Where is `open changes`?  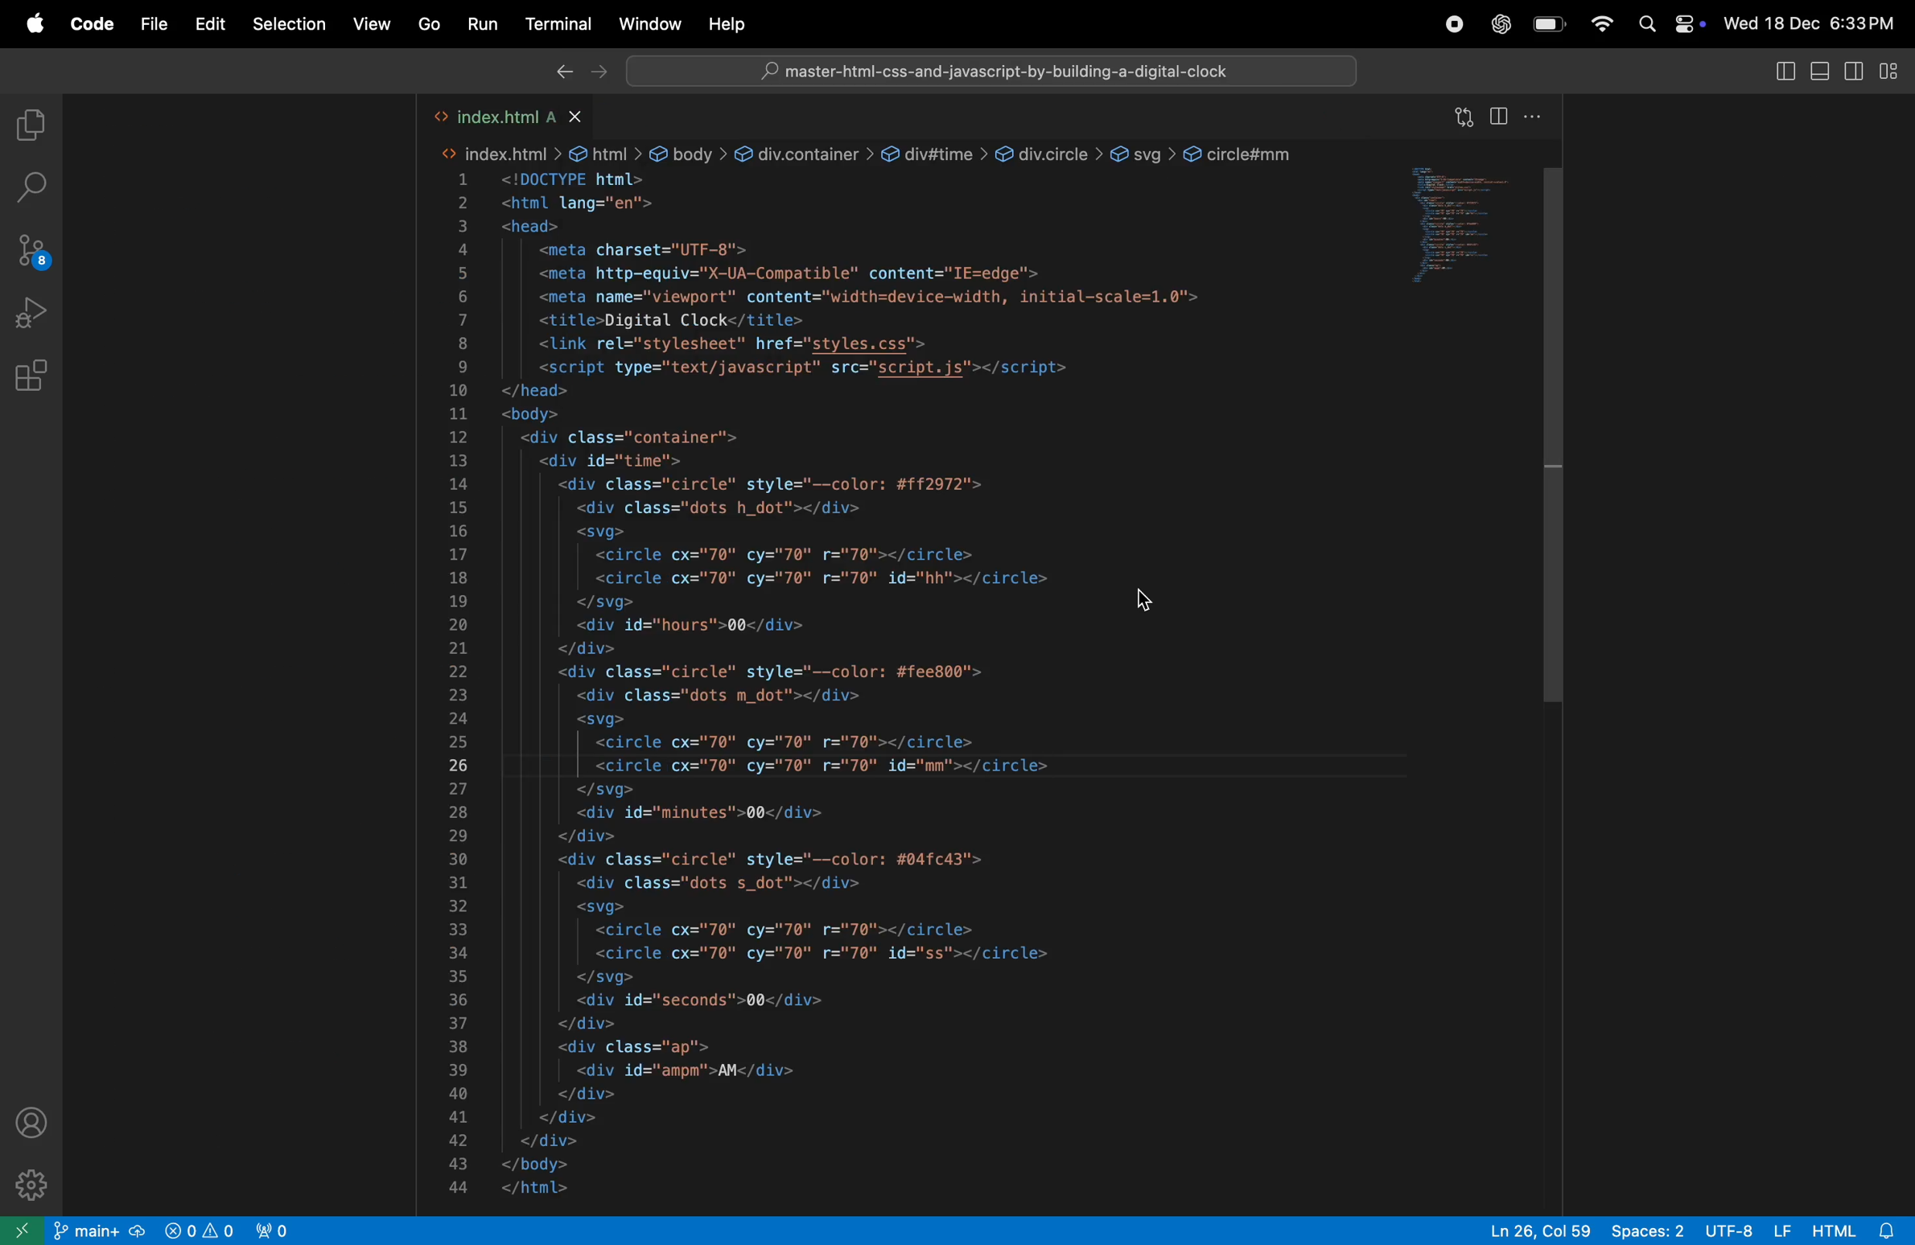
open changes is located at coordinates (1462, 117).